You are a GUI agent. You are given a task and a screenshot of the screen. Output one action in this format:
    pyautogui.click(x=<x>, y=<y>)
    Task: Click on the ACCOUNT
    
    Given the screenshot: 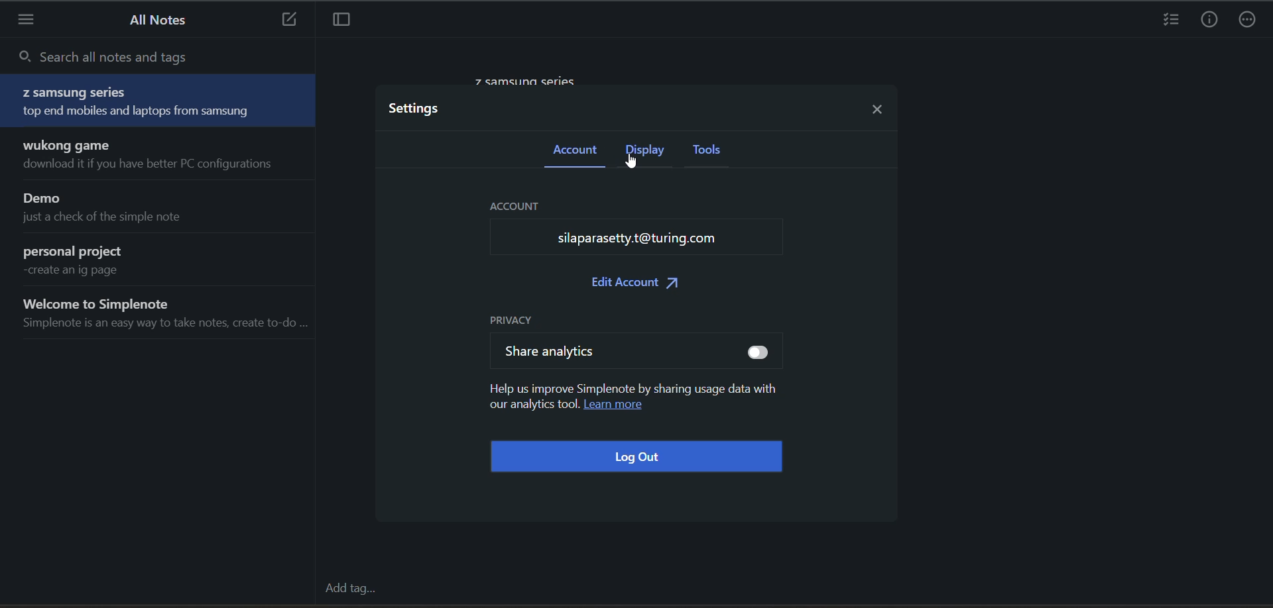 What is the action you would take?
    pyautogui.click(x=514, y=204)
    